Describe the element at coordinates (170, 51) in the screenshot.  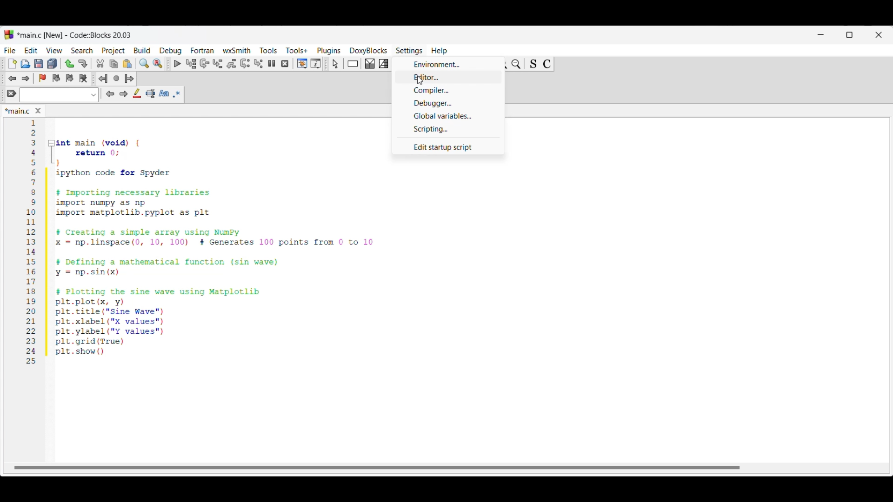
I see `Debug menu` at that location.